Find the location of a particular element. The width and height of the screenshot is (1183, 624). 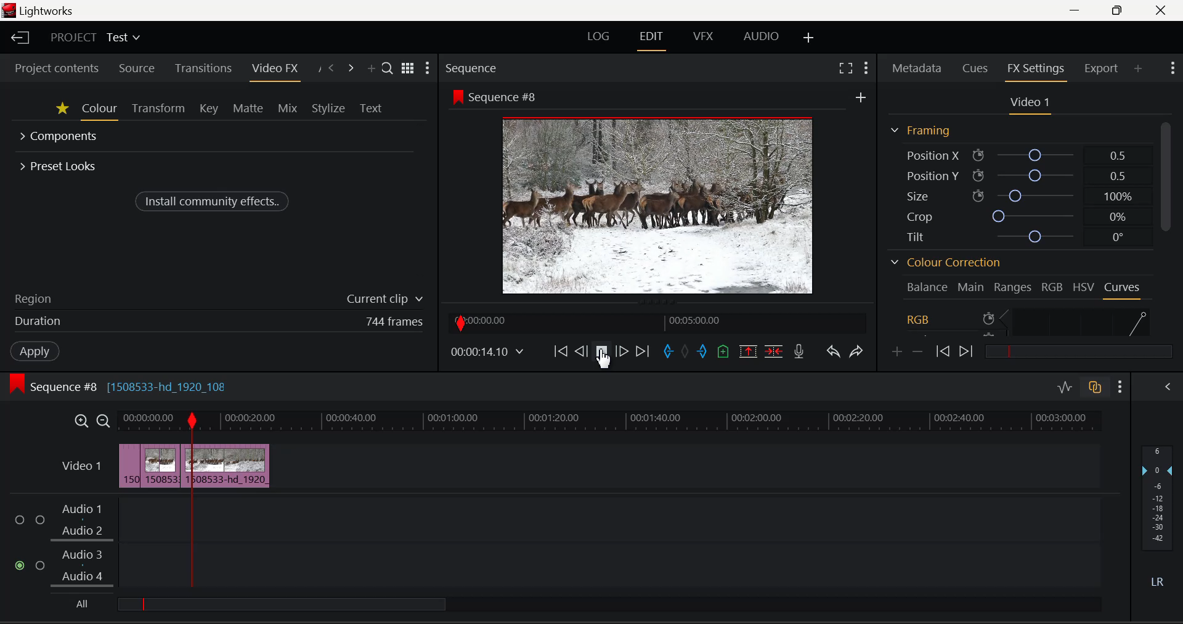

Remove Marked Section is located at coordinates (749, 351).